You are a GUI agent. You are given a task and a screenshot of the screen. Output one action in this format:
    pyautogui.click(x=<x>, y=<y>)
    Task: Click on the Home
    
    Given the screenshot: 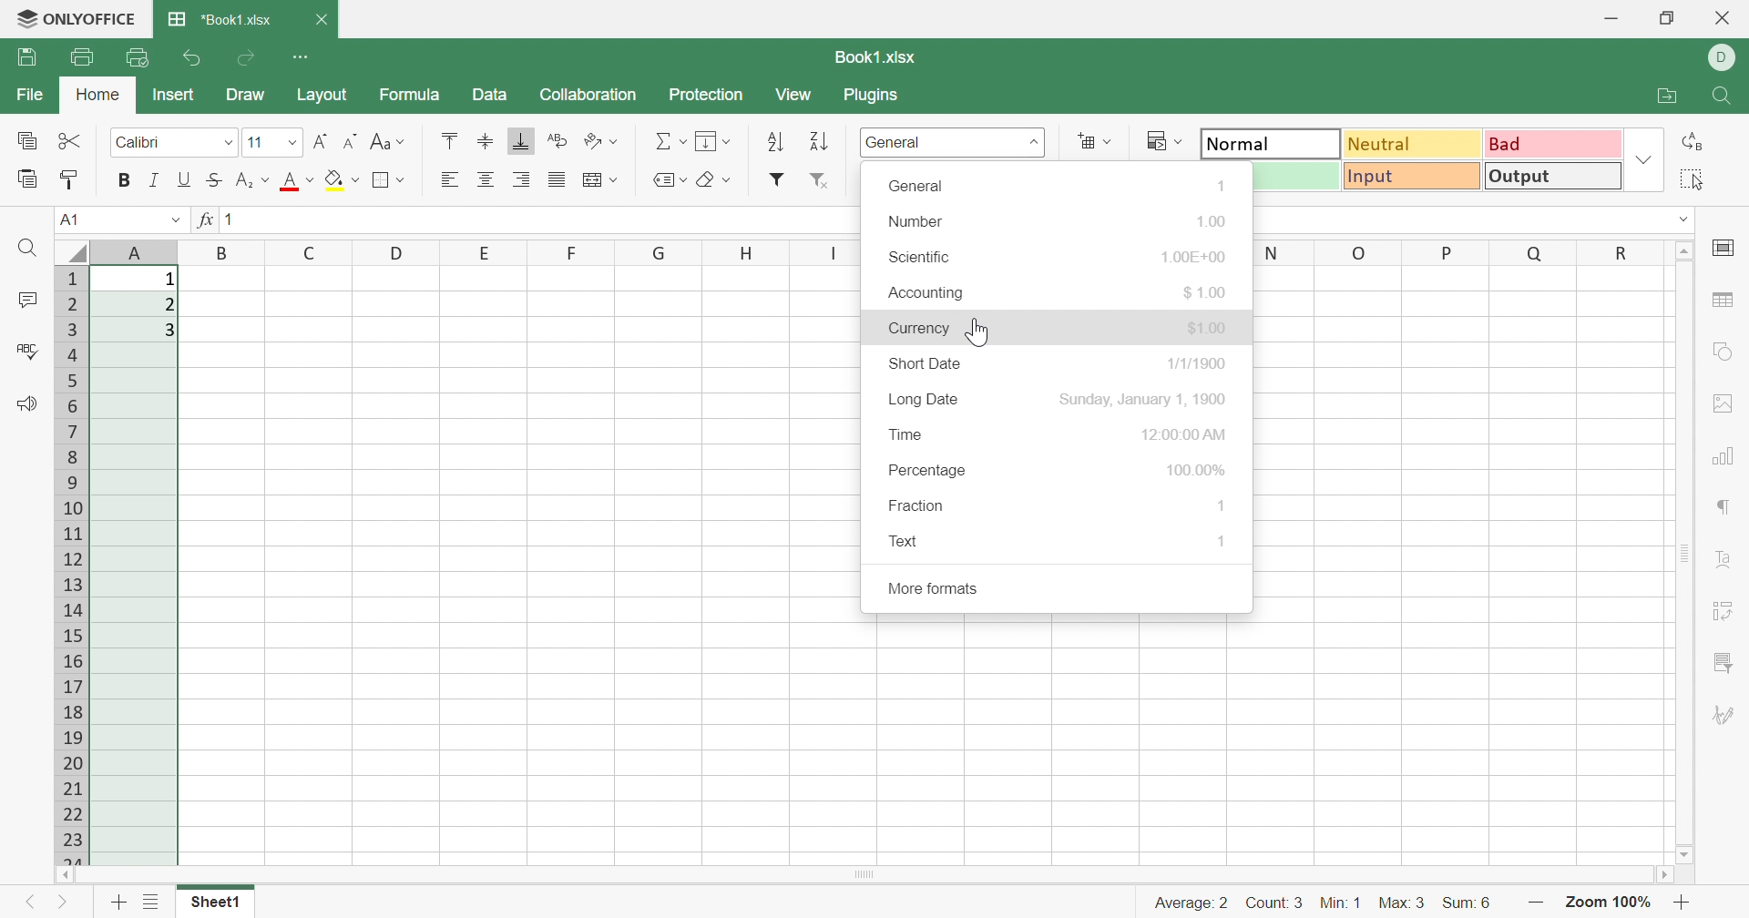 What is the action you would take?
    pyautogui.click(x=101, y=95)
    